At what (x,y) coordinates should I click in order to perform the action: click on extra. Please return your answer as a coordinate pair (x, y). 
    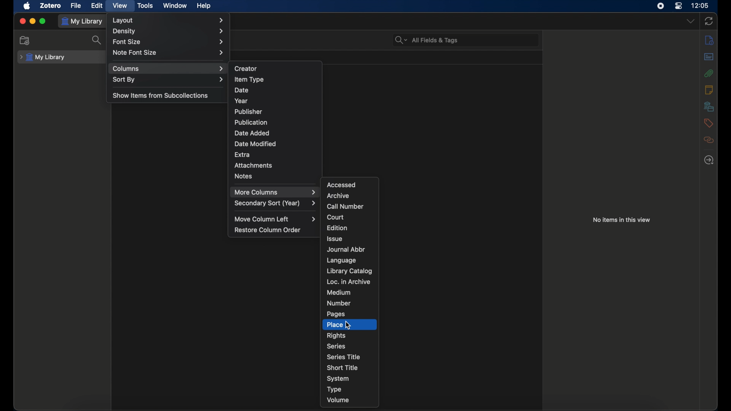
    Looking at the image, I should click on (243, 154).